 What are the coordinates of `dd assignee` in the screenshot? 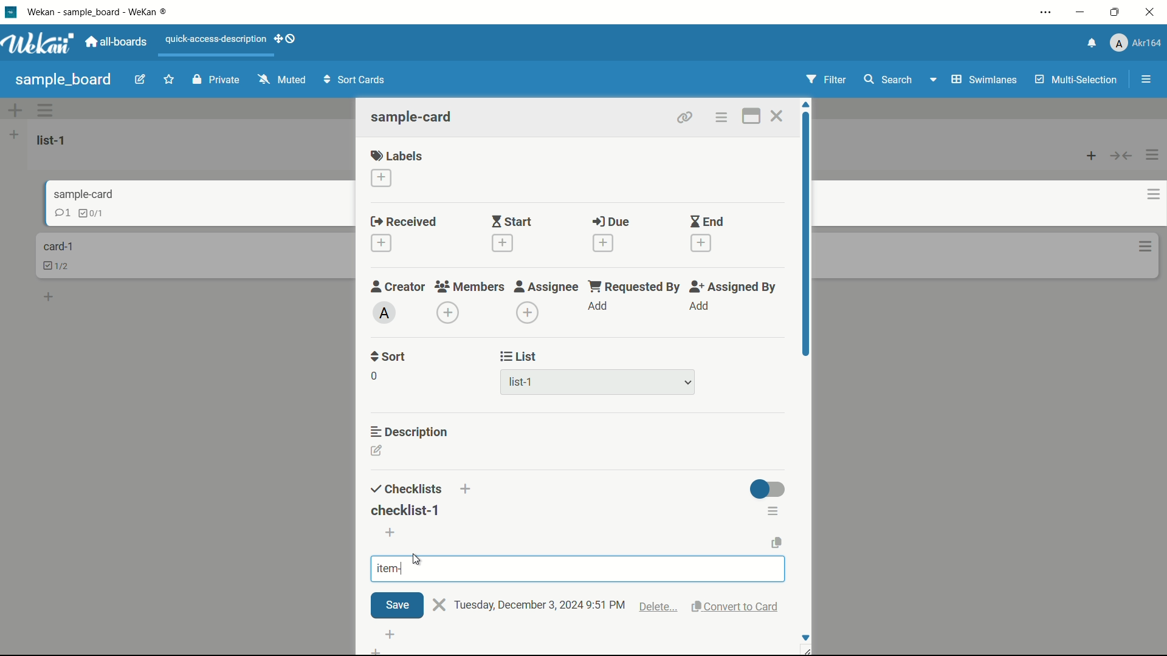 It's located at (527, 313).